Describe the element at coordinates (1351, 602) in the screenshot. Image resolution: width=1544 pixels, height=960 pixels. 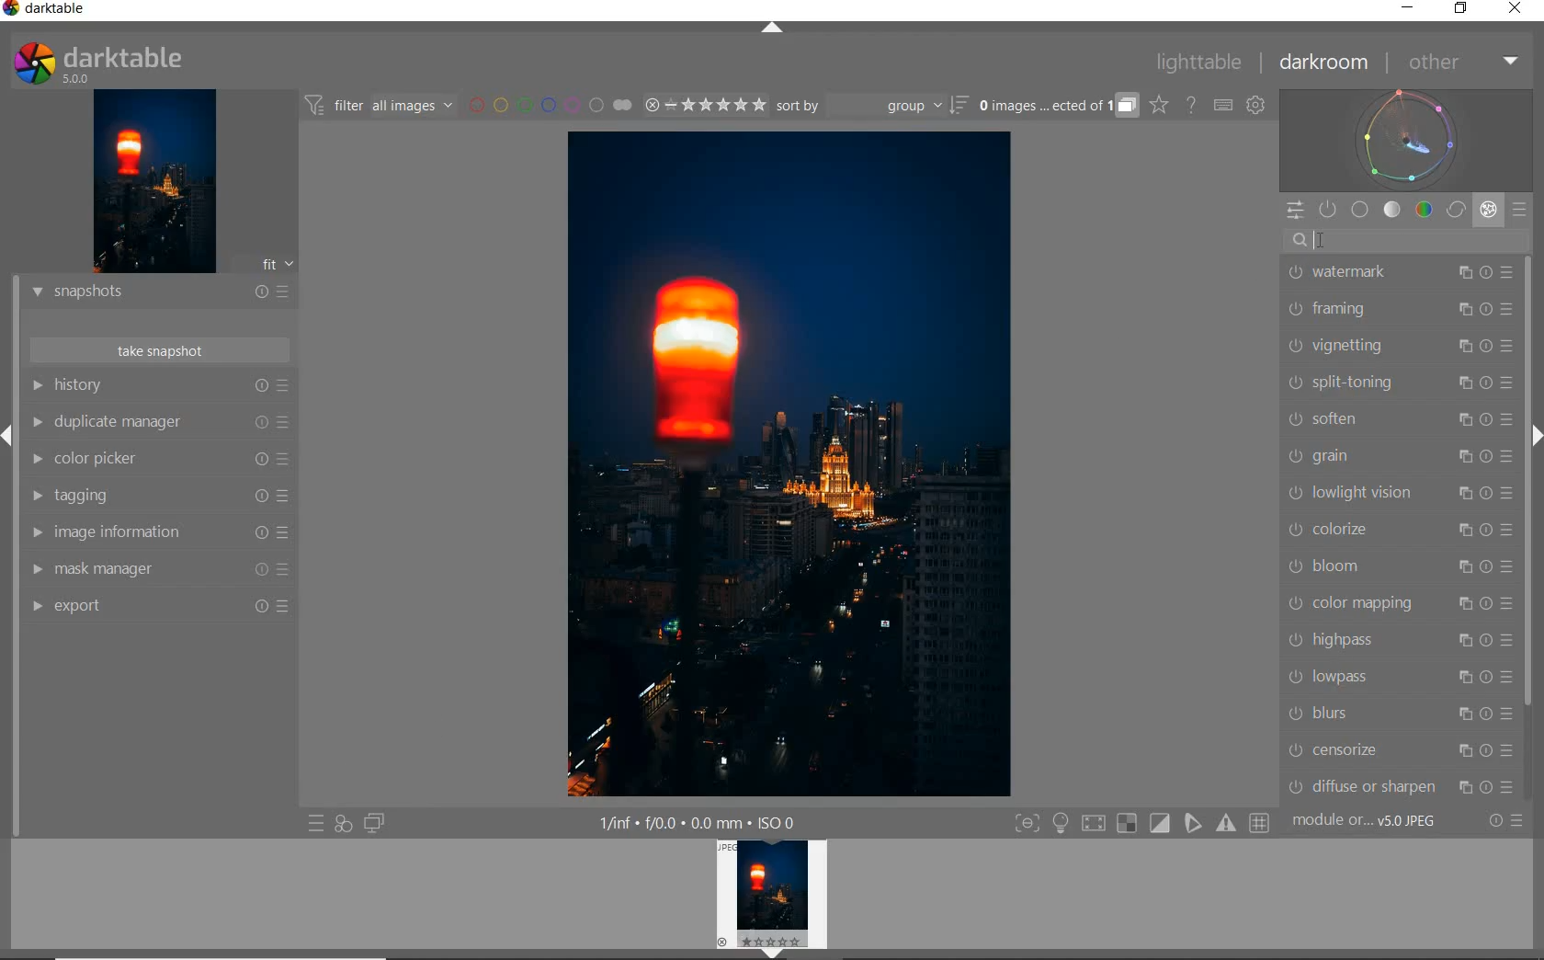
I see `COLOR AMPPING` at that location.